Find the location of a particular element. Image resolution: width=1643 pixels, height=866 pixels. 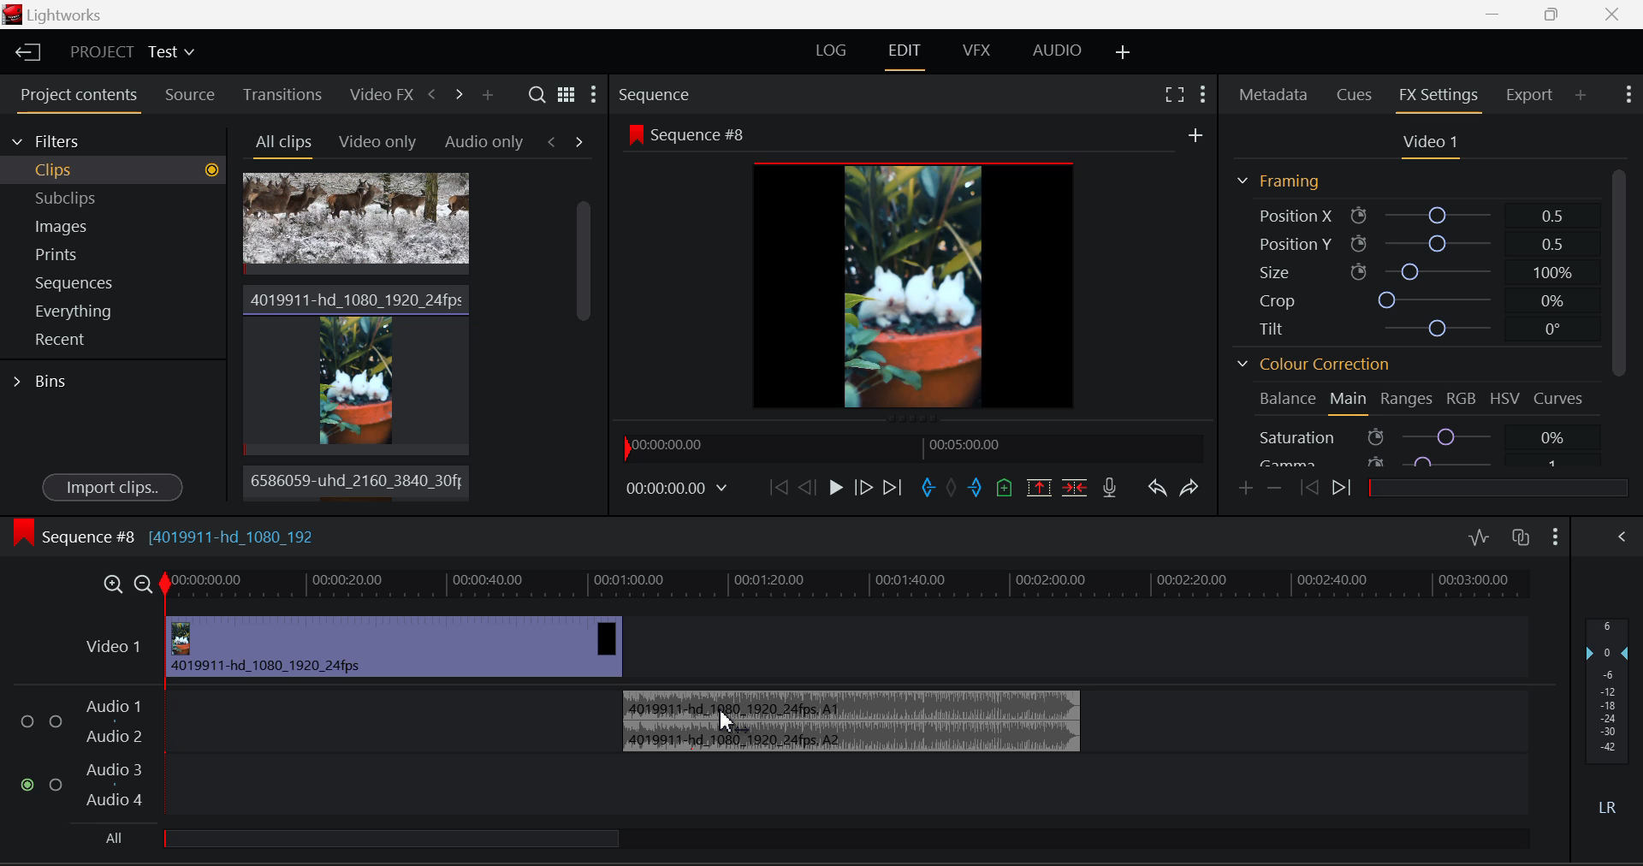

Back to Homepage is located at coordinates (24, 50).